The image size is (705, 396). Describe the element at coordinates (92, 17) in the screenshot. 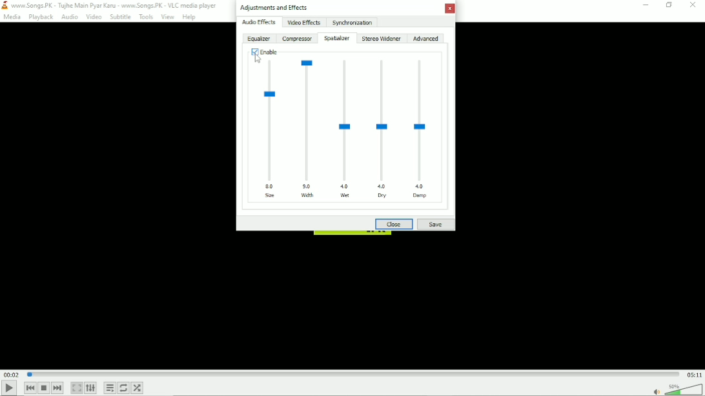

I see `Video` at that location.